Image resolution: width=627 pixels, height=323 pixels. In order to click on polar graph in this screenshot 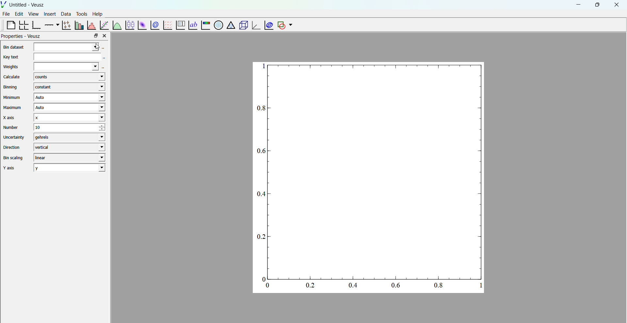, I will do `click(217, 25)`.